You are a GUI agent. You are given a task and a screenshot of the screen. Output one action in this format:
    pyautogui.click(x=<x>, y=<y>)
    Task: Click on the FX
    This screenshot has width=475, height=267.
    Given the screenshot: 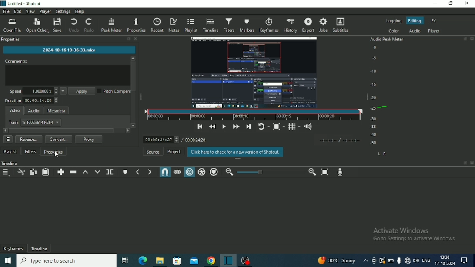 What is the action you would take?
    pyautogui.click(x=434, y=20)
    